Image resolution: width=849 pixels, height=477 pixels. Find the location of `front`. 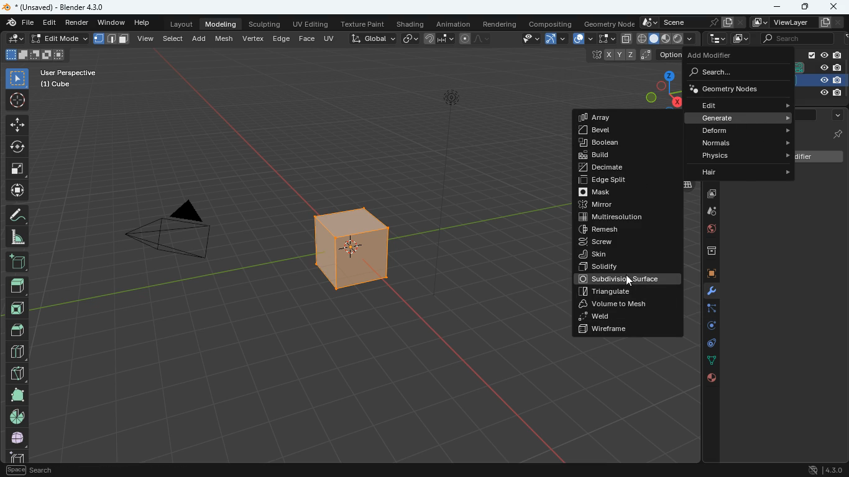

front is located at coordinates (17, 311).